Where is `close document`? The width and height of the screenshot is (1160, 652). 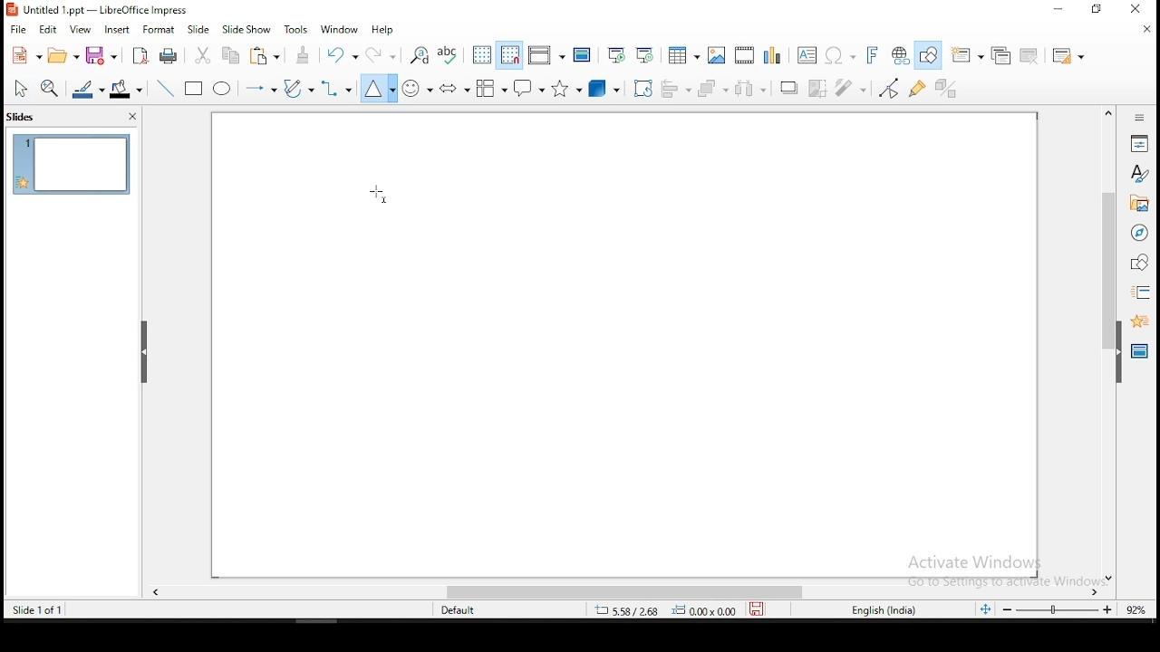
close document is located at coordinates (1148, 29).